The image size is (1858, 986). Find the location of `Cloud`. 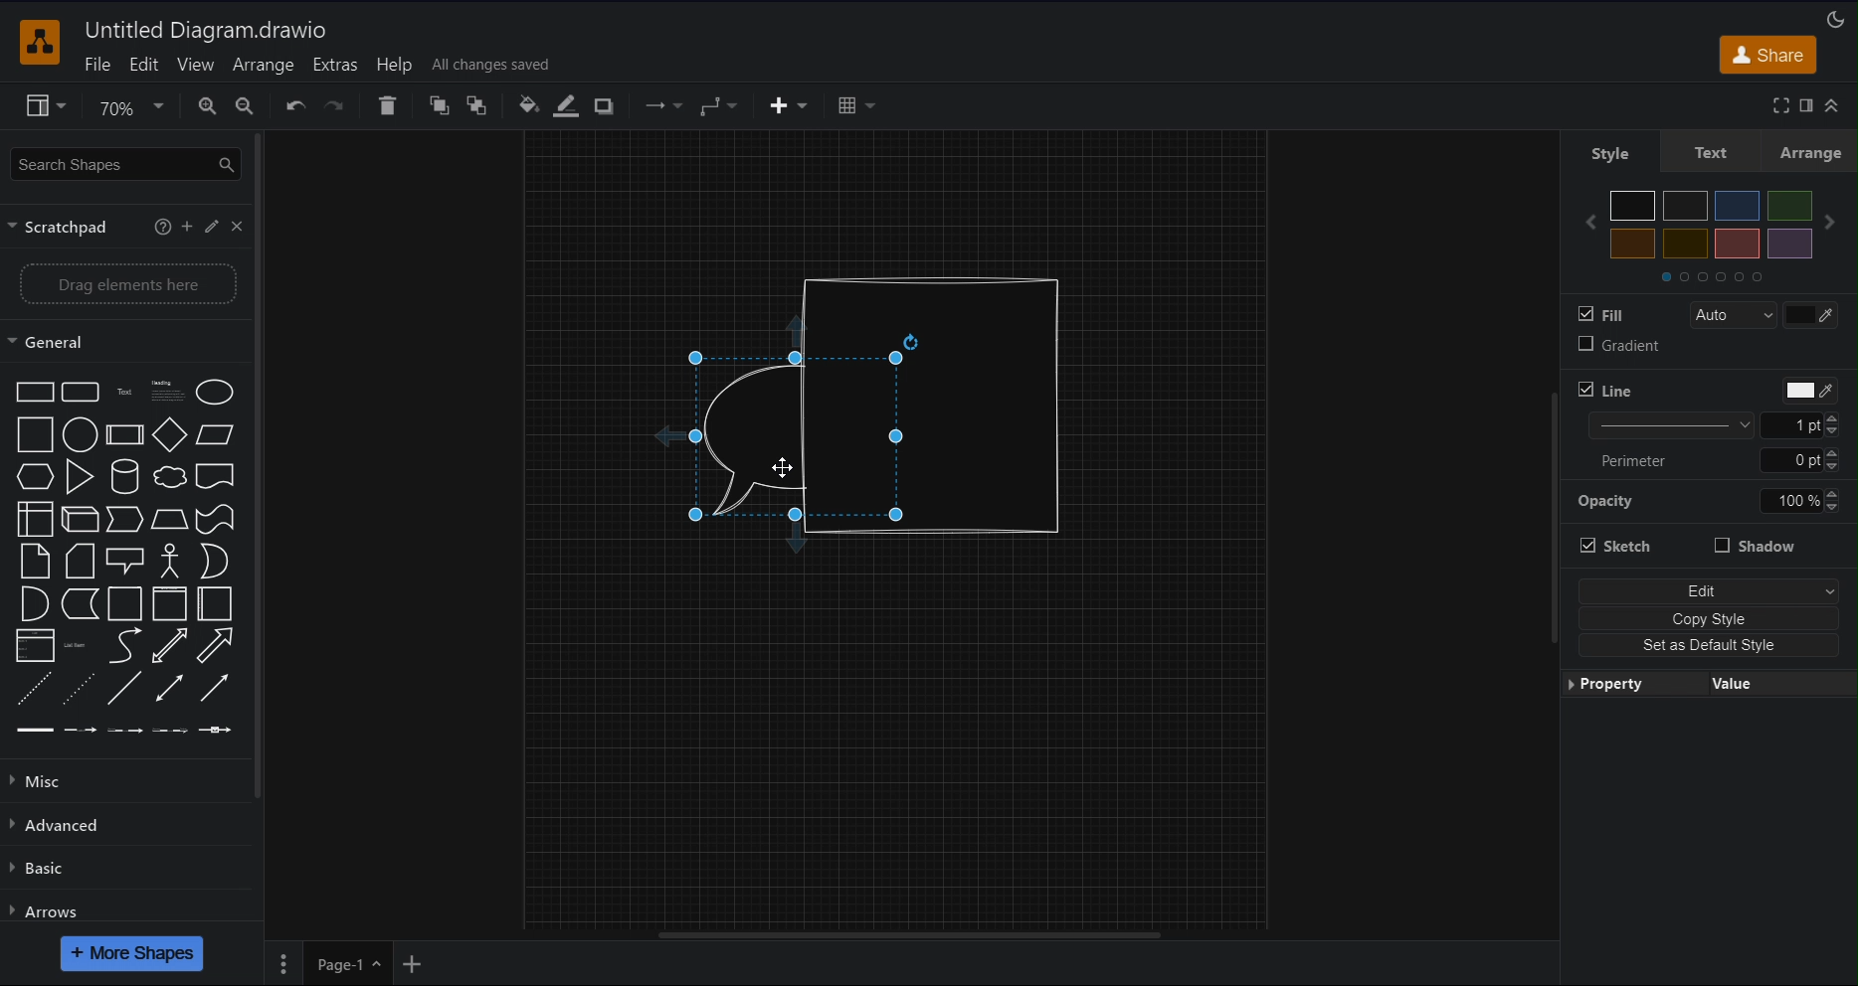

Cloud is located at coordinates (169, 477).